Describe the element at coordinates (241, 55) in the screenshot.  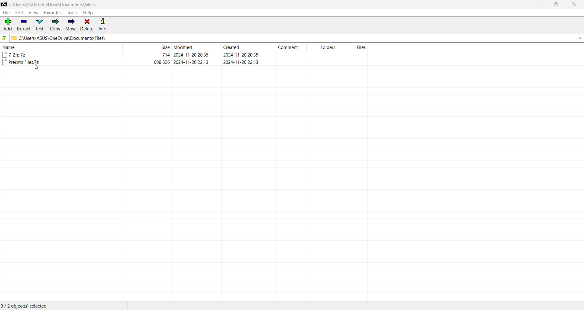
I see `created date & time` at that location.